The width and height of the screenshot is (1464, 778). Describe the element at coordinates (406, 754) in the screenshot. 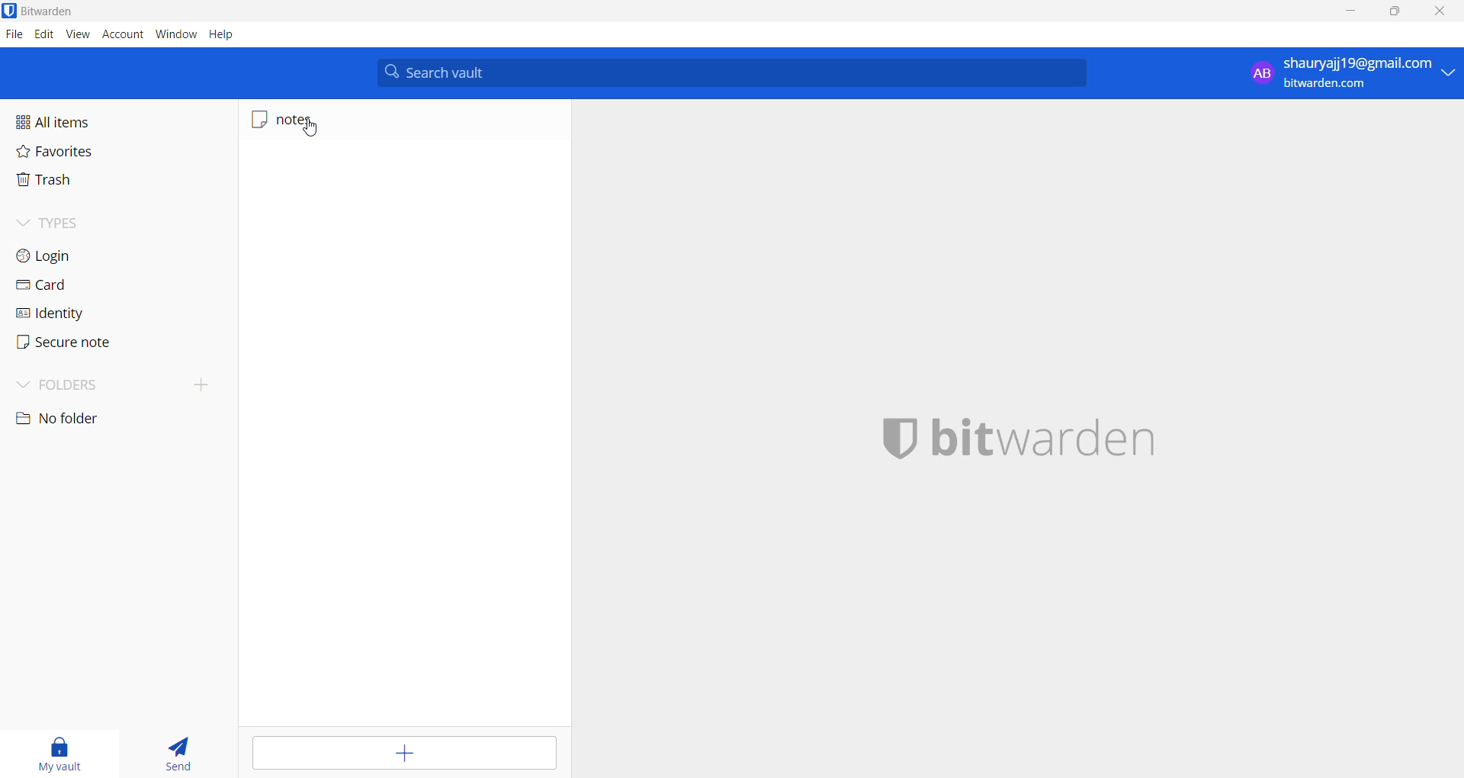

I see `add` at that location.